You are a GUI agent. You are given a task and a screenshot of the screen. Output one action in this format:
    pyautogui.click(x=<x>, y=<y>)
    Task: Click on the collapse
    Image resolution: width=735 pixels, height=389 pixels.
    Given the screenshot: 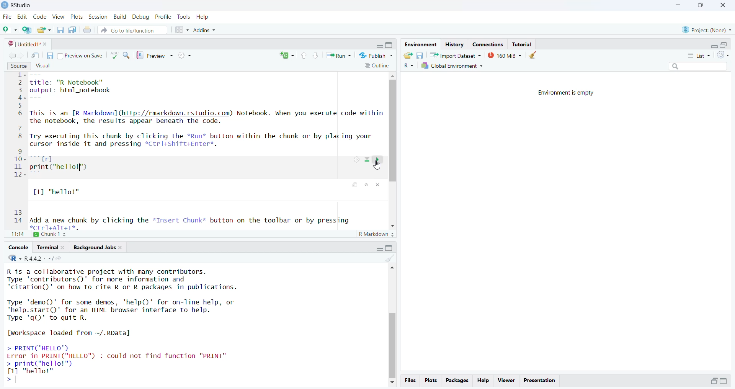 What is the action you would take?
    pyautogui.click(x=390, y=248)
    